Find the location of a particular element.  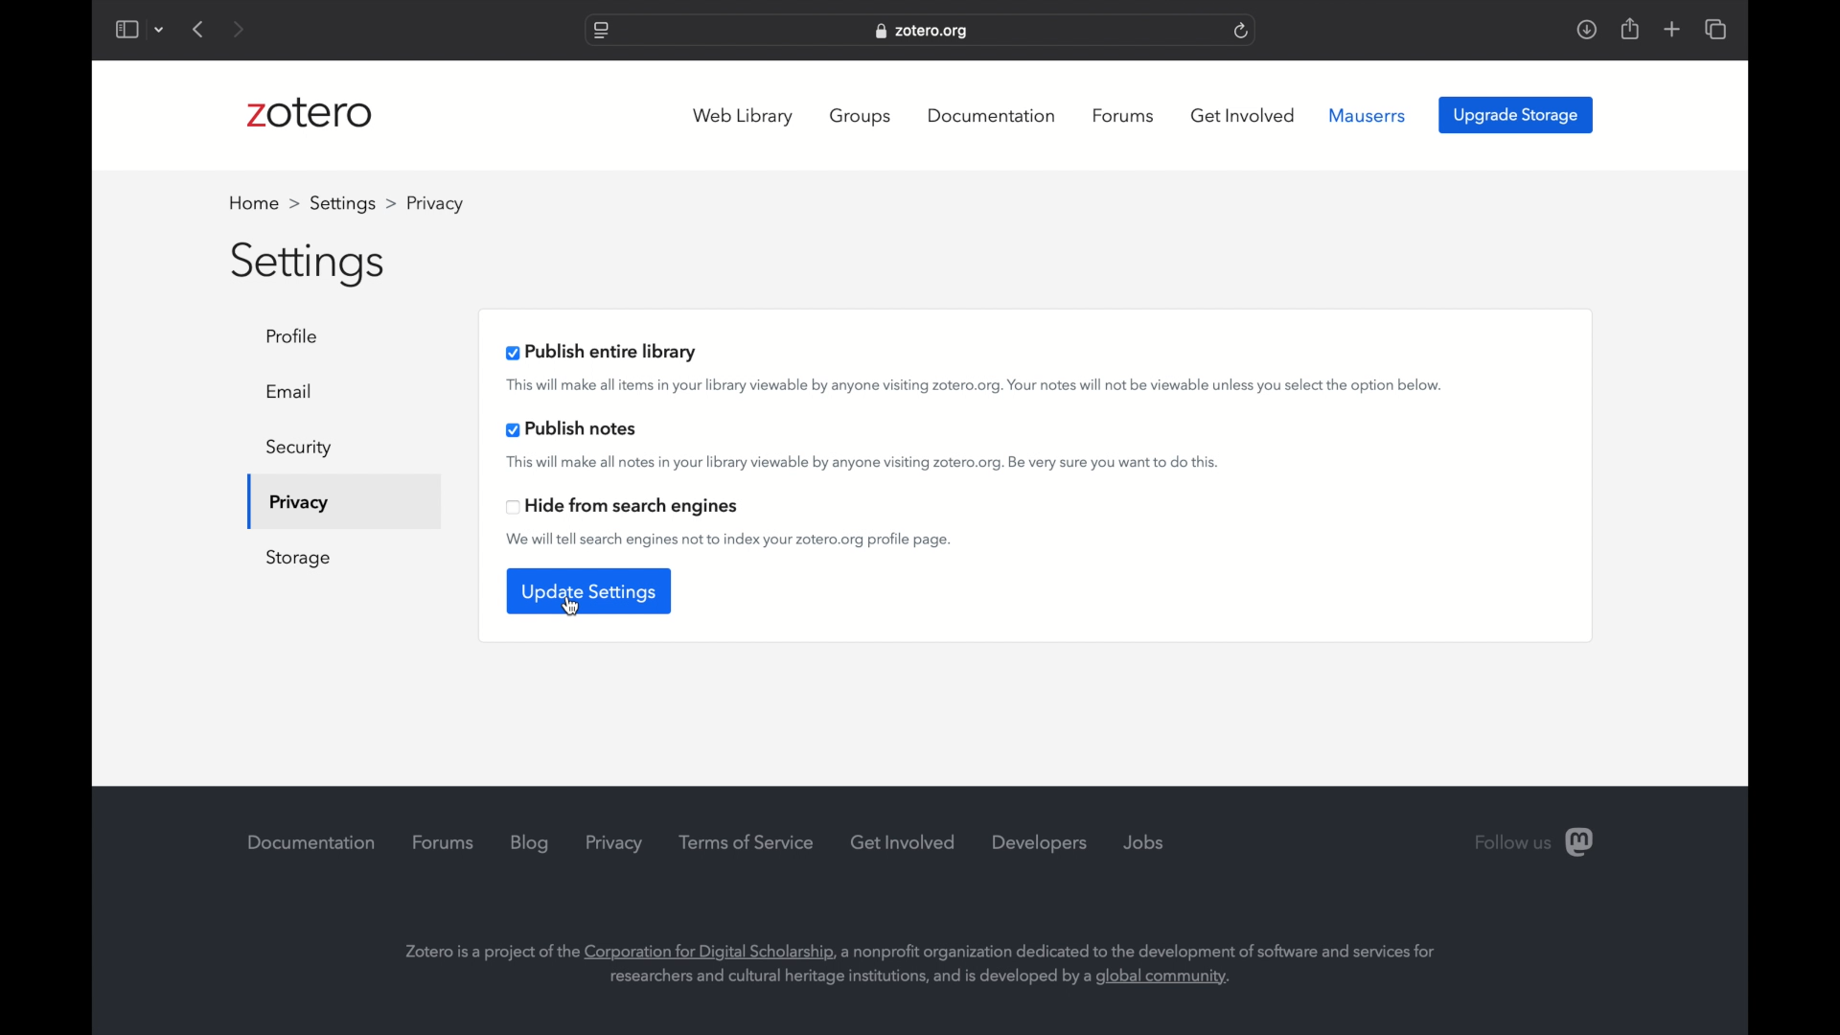

settings is located at coordinates (310, 265).